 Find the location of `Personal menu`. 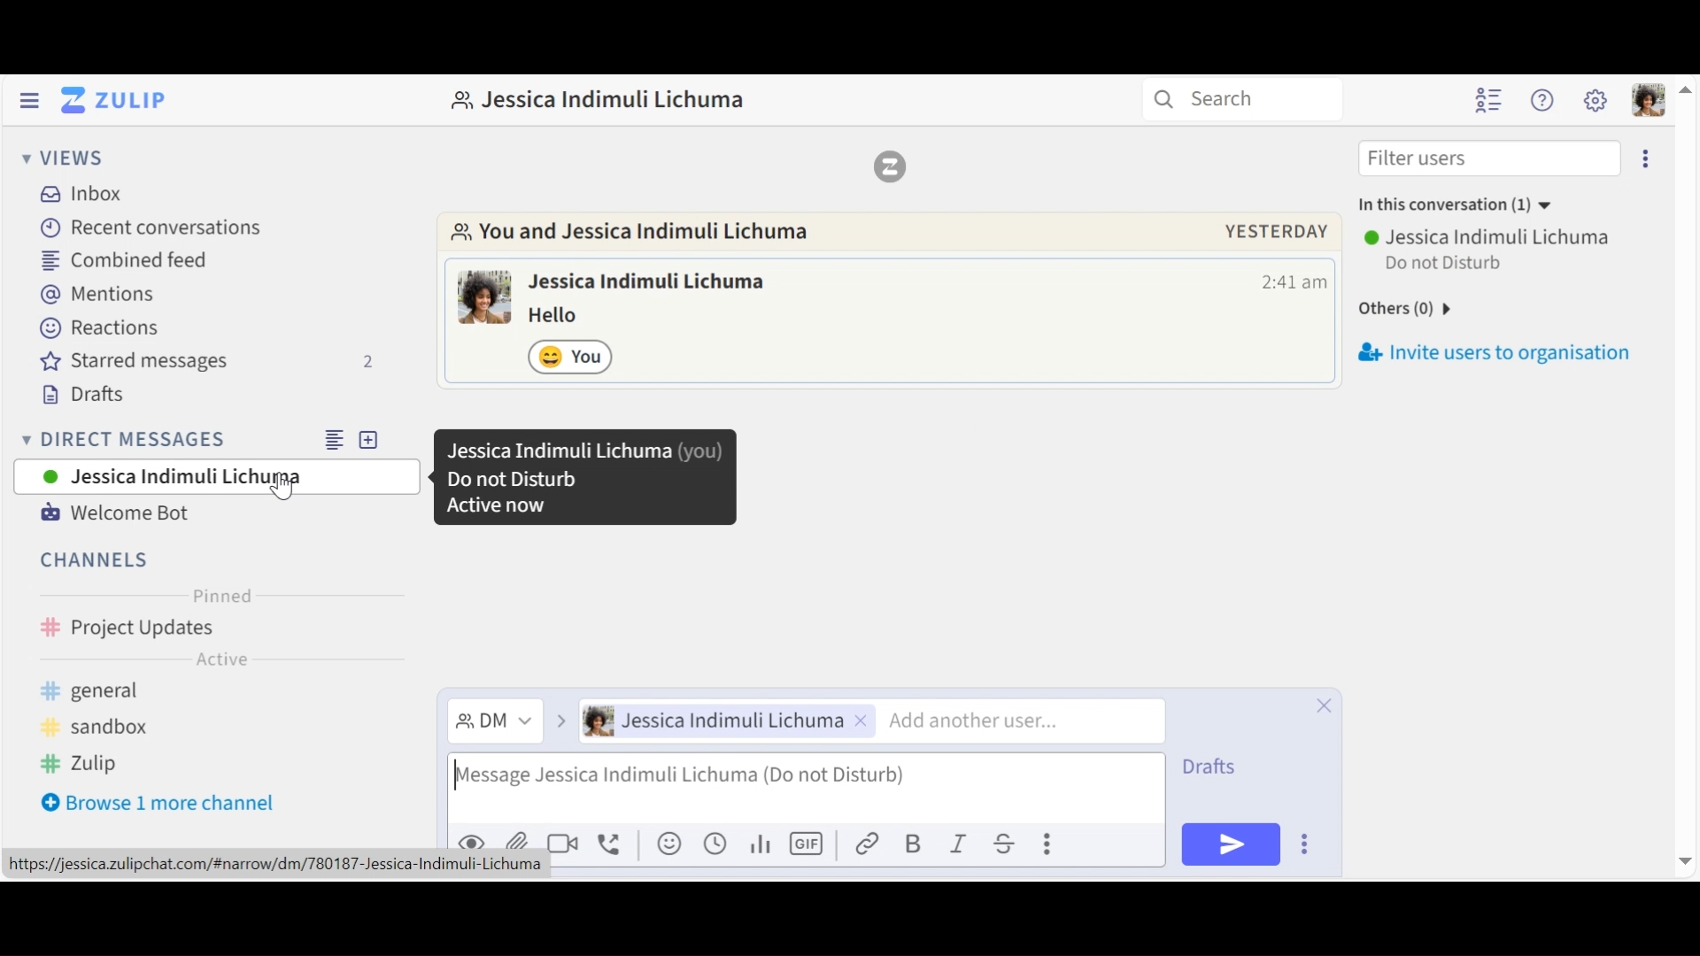

Personal menu is located at coordinates (1645, 99).